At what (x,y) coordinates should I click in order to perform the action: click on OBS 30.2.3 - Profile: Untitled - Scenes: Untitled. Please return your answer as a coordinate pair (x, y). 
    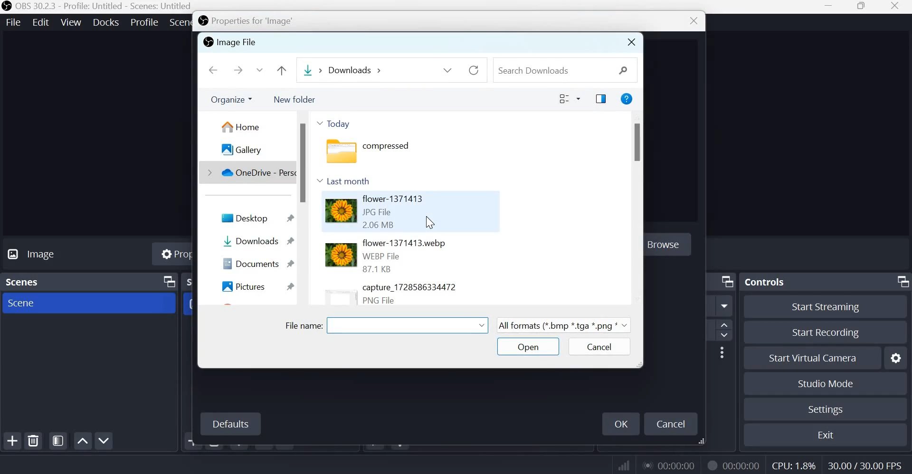
    Looking at the image, I should click on (96, 6).